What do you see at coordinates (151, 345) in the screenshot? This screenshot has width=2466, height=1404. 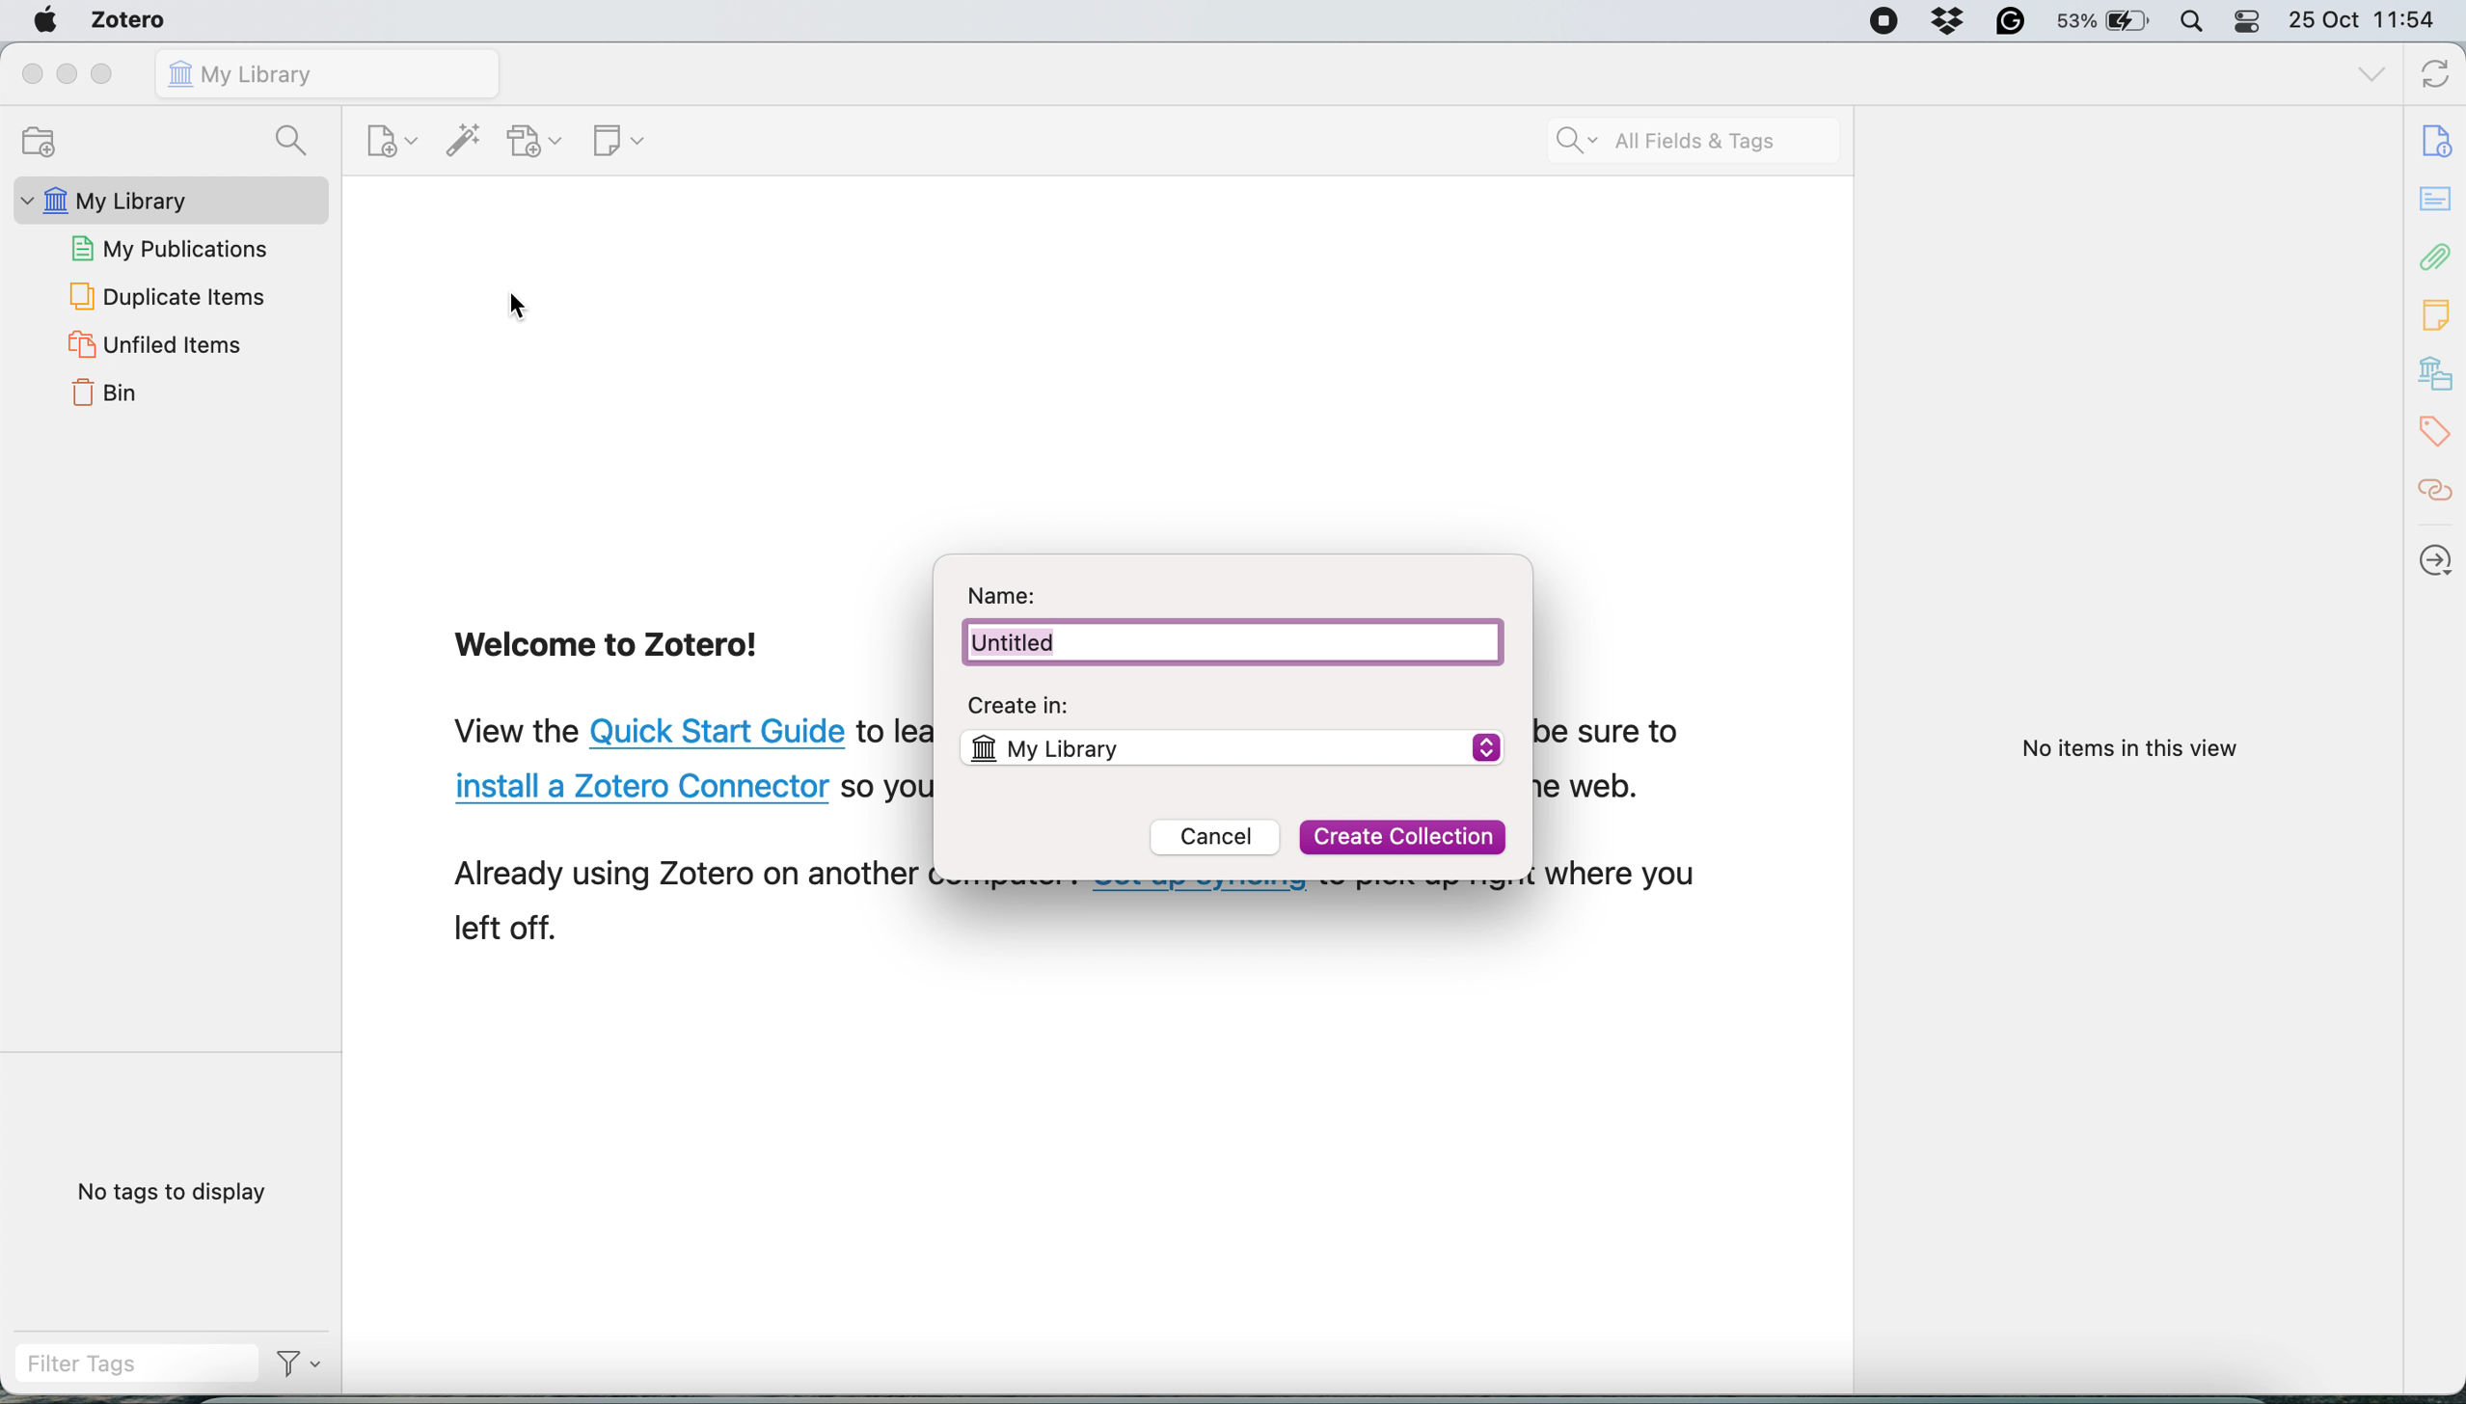 I see `unfiled items` at bounding box center [151, 345].